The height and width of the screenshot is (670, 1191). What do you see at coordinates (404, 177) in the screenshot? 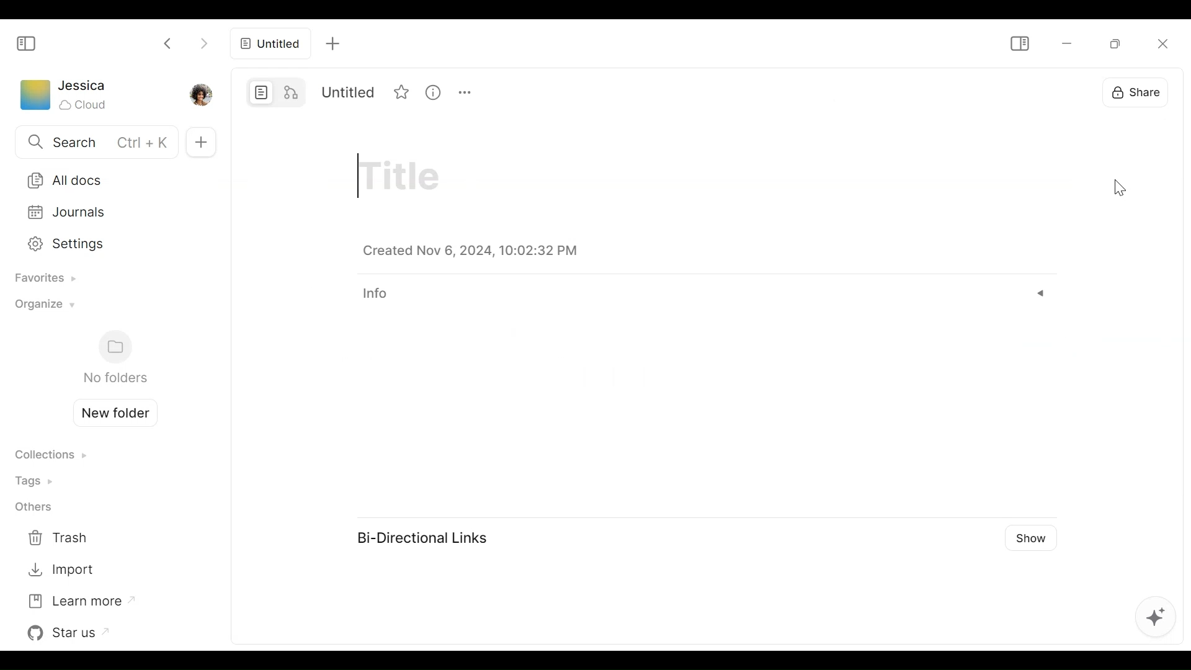
I see `Title` at bounding box center [404, 177].